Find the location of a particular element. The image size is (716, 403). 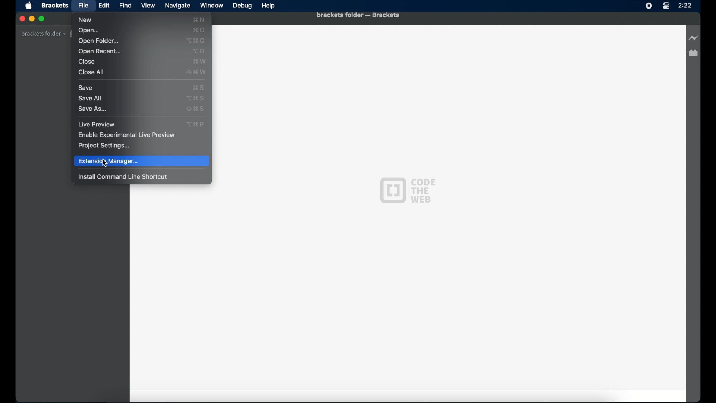

new shortcut is located at coordinates (199, 19).